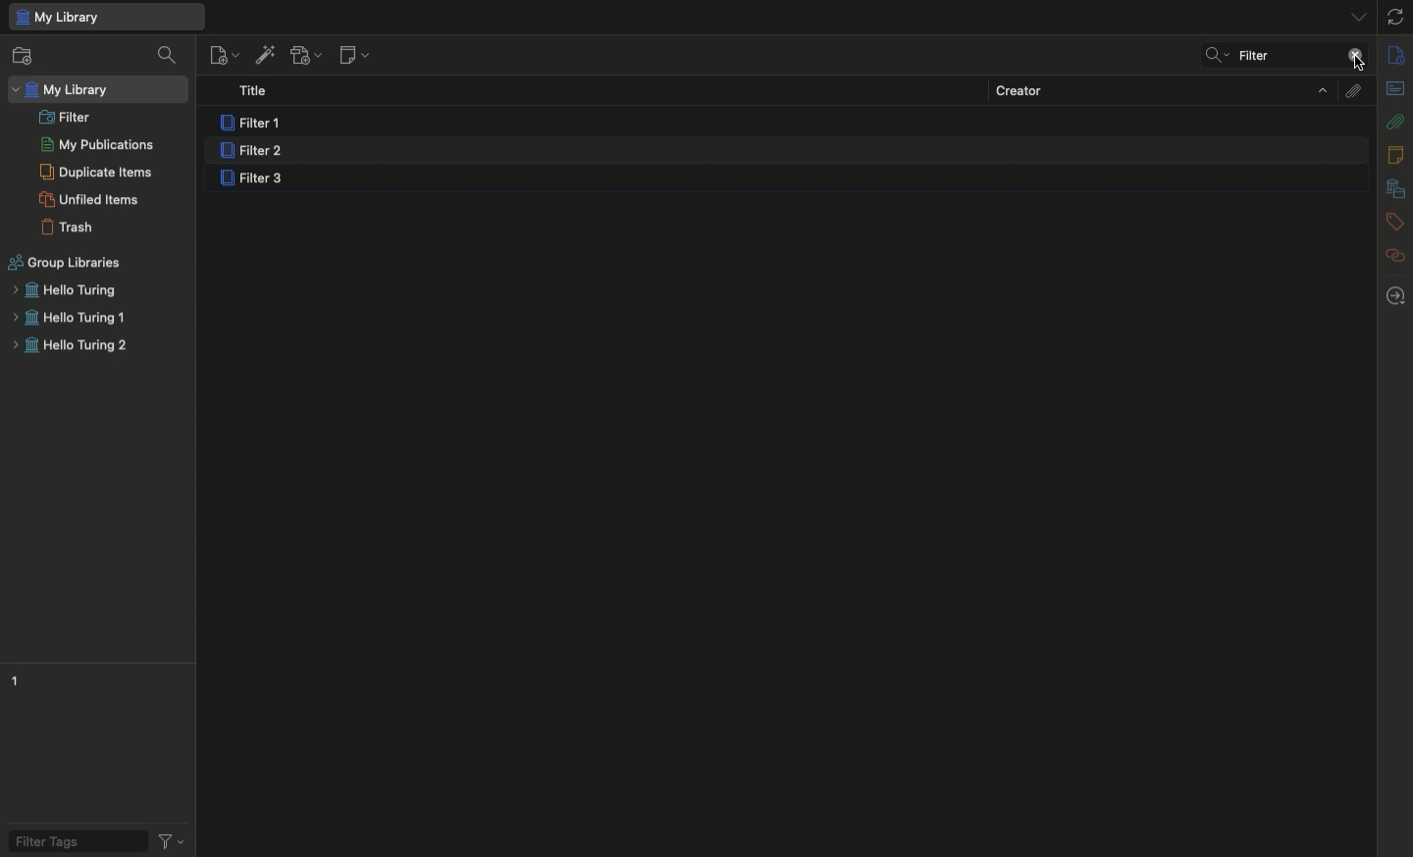 This screenshot has height=857, width=1413. I want to click on Sync, so click(1396, 17).